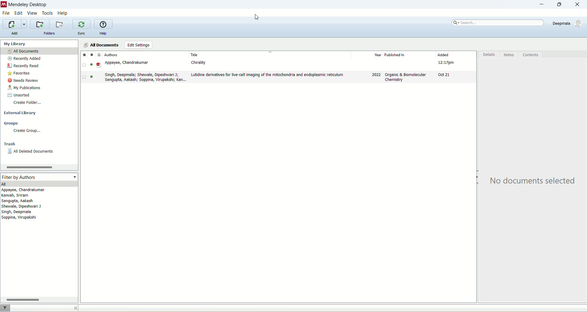 The width and height of the screenshot is (587, 312). What do you see at coordinates (530, 55) in the screenshot?
I see `contents` at bounding box center [530, 55].